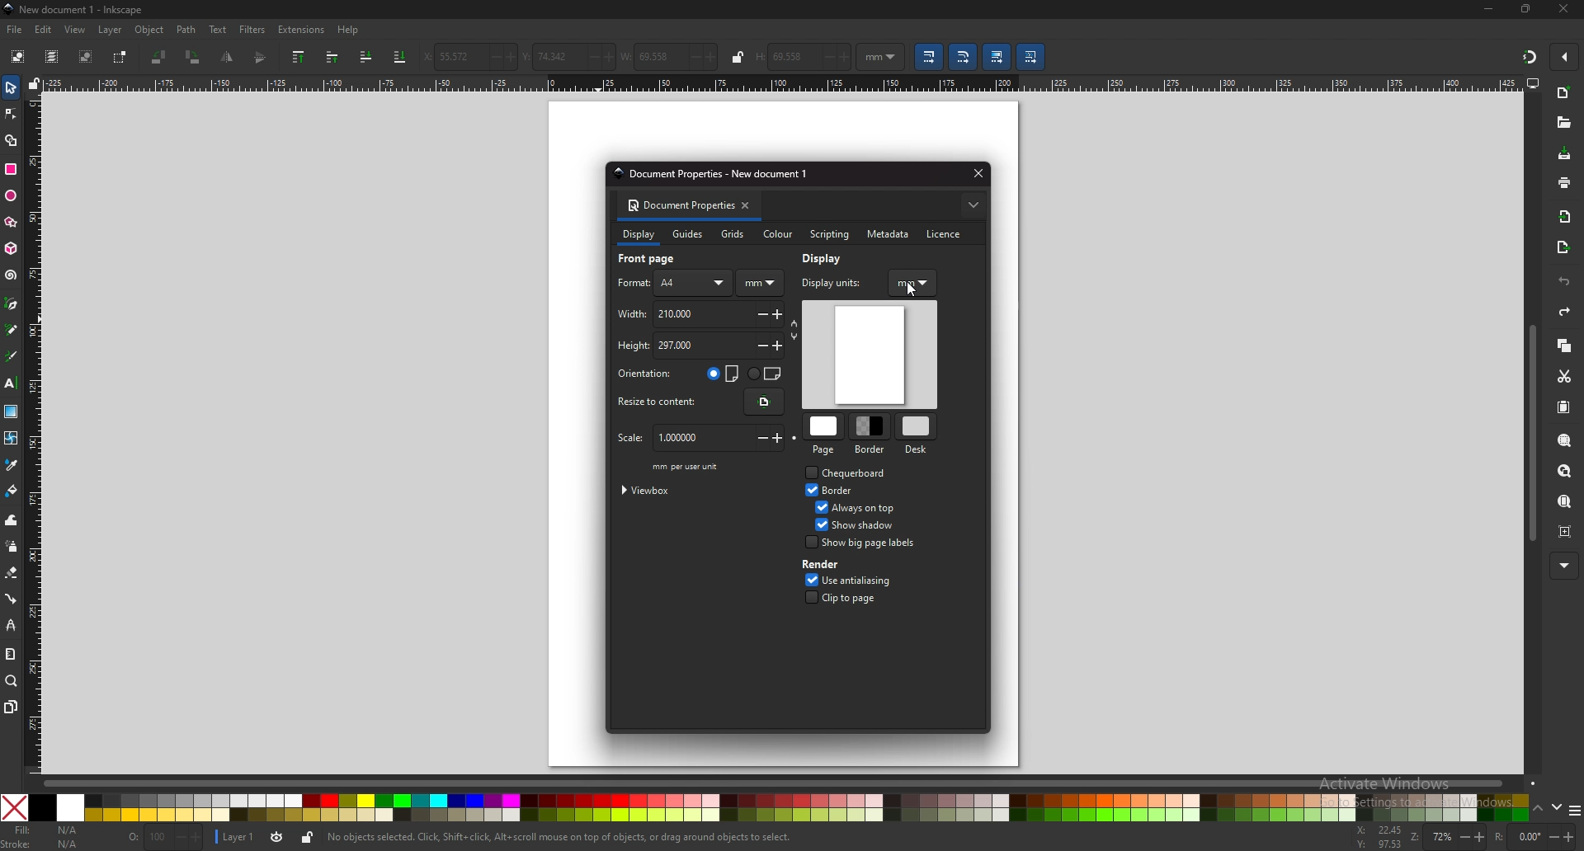 This screenshot has width=1584, height=851. I want to click on flip vertical, so click(259, 59).